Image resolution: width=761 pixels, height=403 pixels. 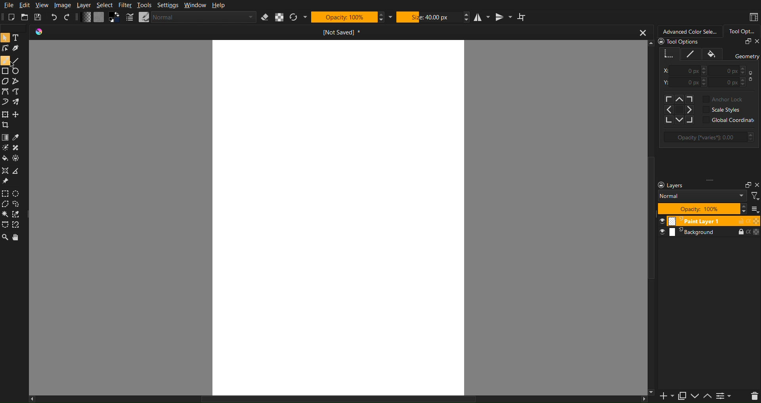 I want to click on Tool Options, so click(x=741, y=31).